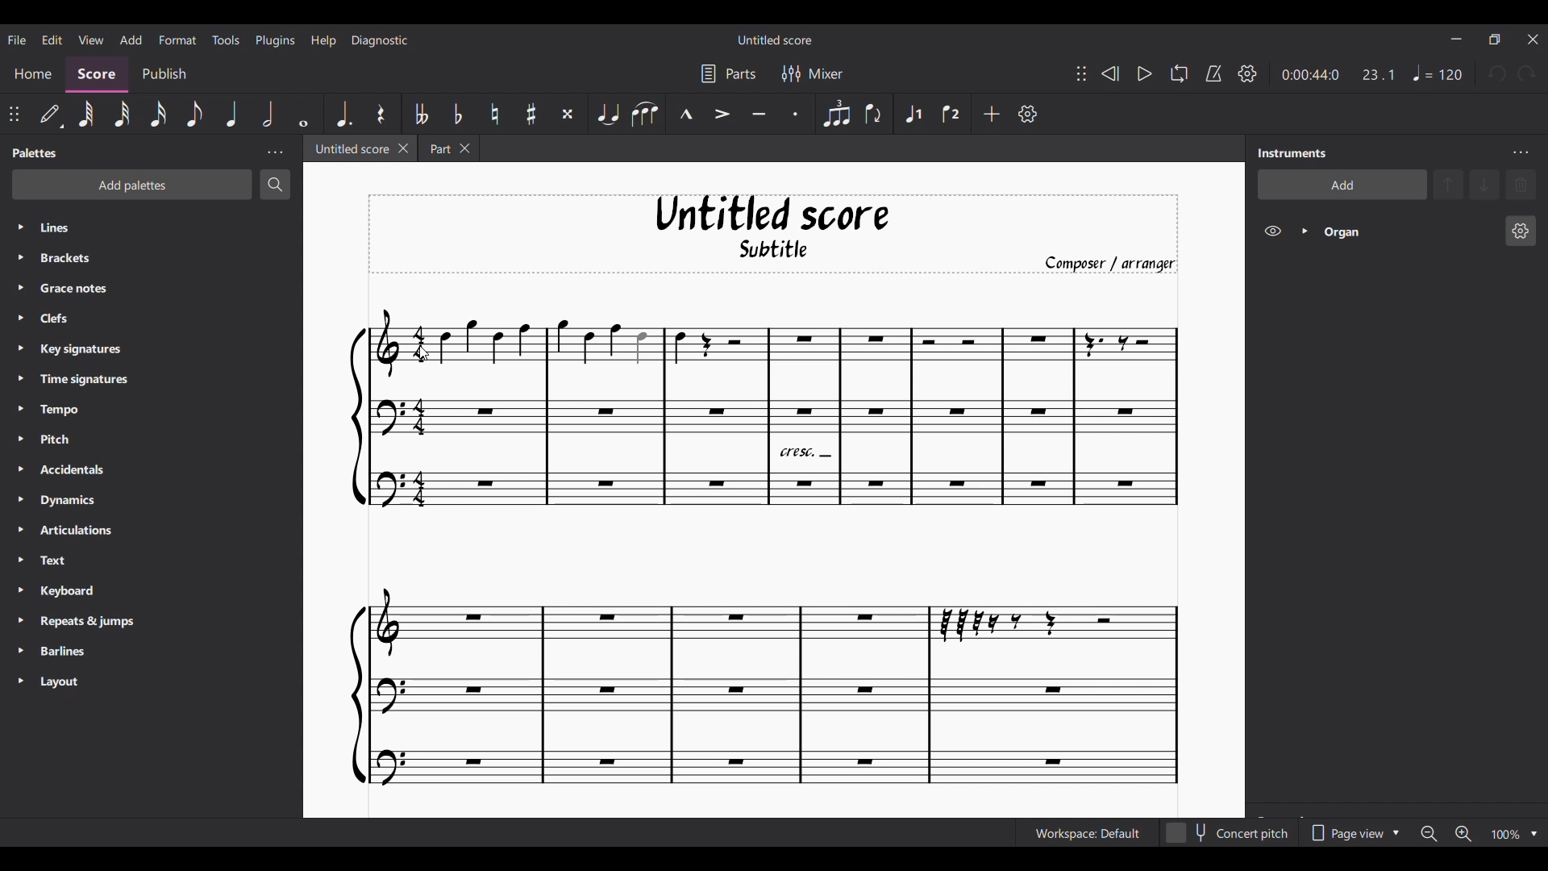 Image resolution: width=1548 pixels, height=871 pixels. Describe the element at coordinates (1144, 73) in the screenshot. I see `Play` at that location.